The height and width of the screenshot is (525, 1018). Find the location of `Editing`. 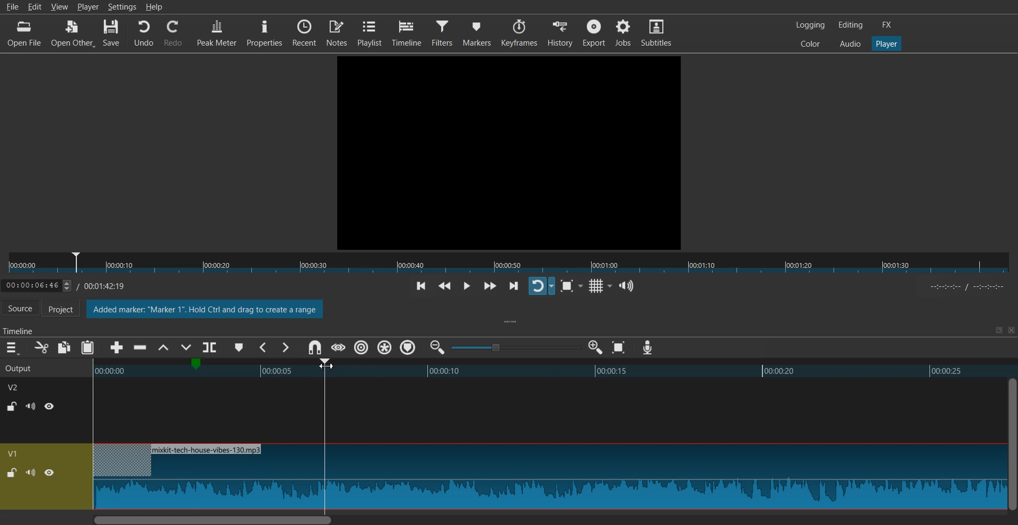

Editing is located at coordinates (850, 24).